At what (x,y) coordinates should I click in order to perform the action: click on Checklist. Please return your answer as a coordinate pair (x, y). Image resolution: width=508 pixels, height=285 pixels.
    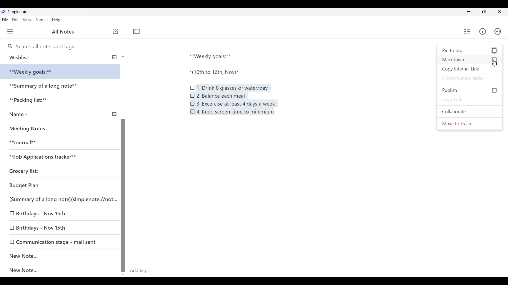
    Looking at the image, I should click on (466, 31).